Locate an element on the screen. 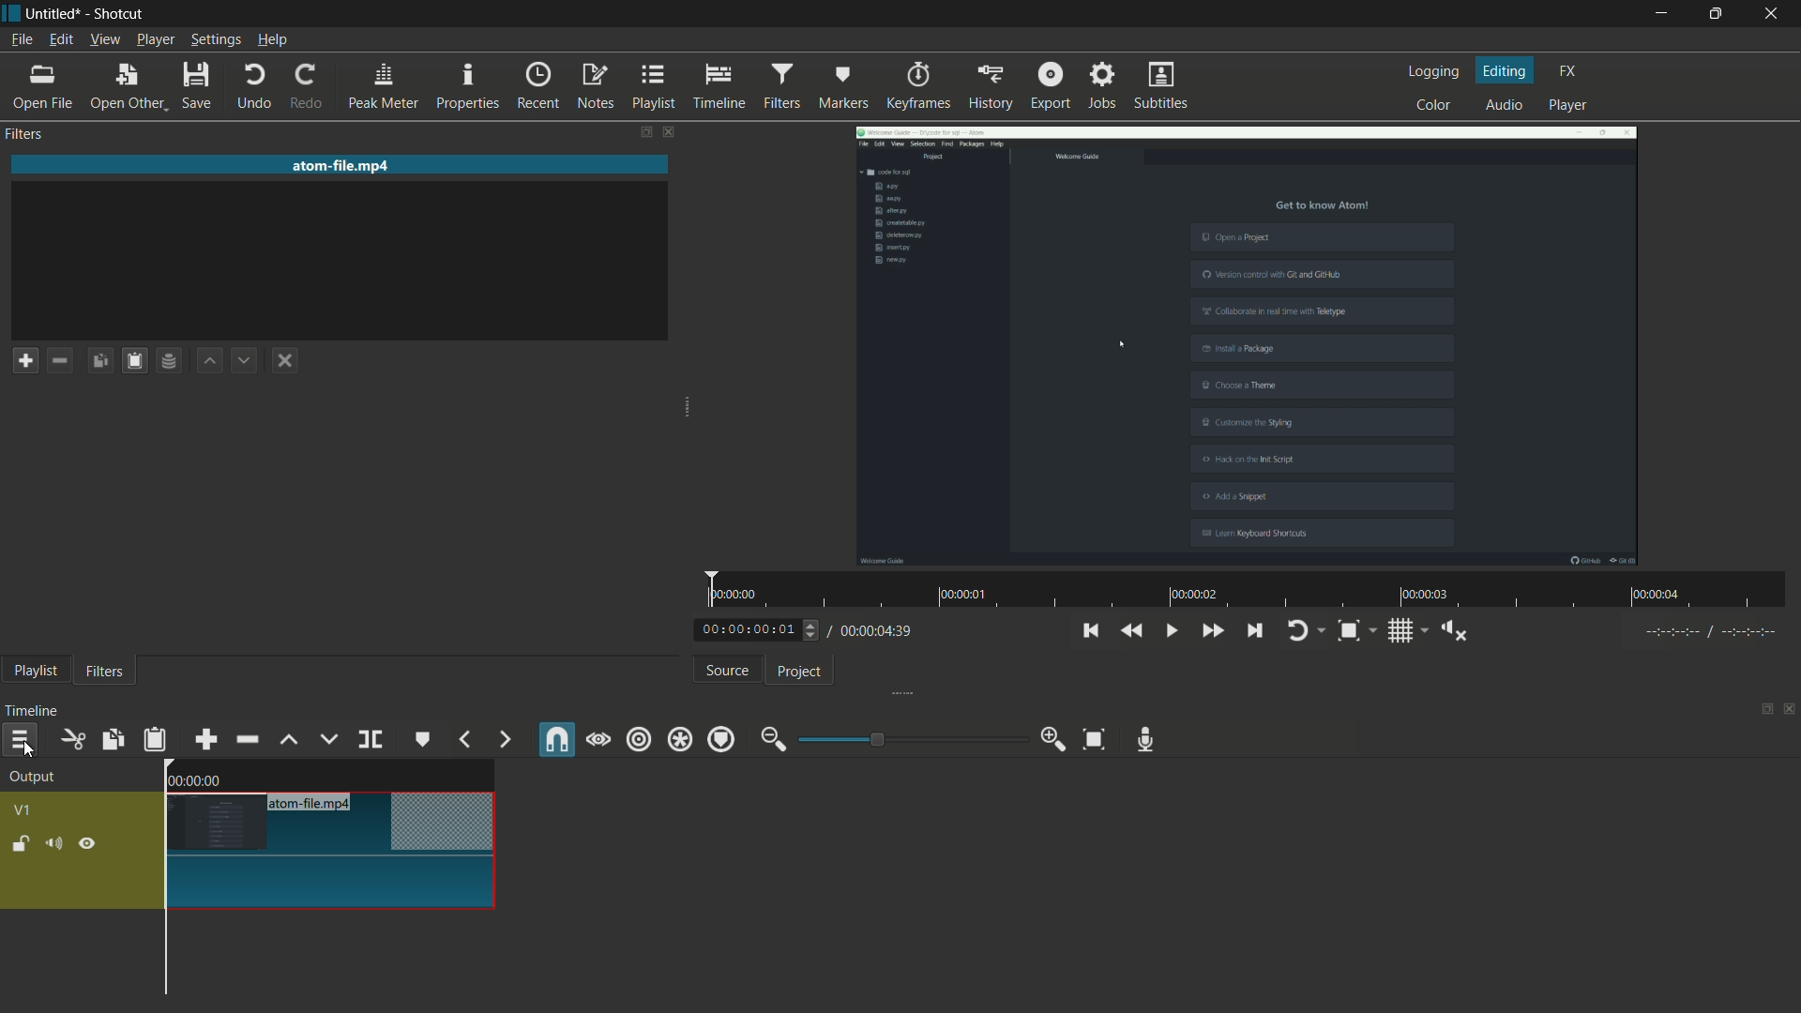 The height and width of the screenshot is (1013, 1801). cut is located at coordinates (72, 740).